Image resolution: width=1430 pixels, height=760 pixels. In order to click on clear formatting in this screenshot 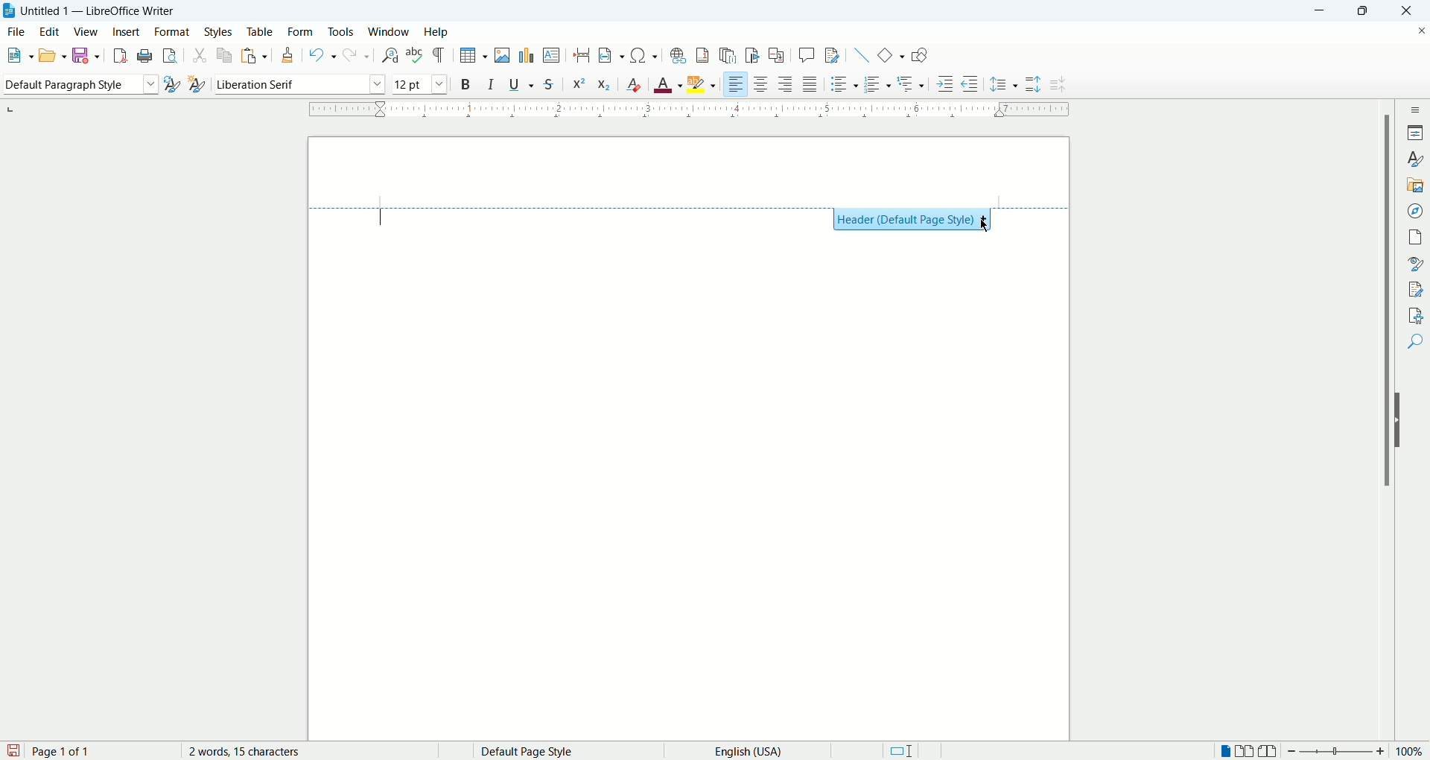, I will do `click(634, 84)`.